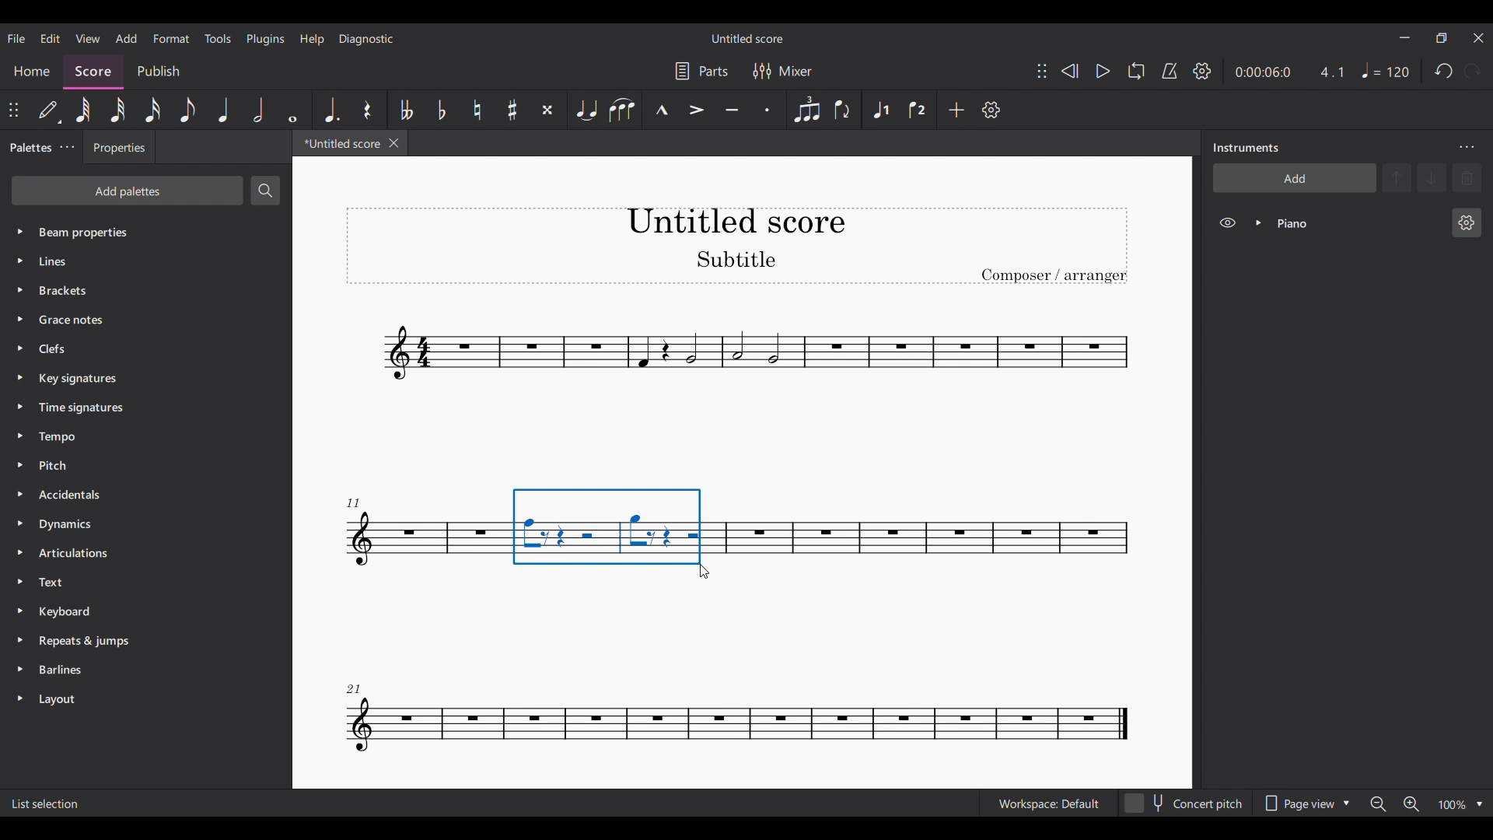 The height and width of the screenshot is (840, 1493). What do you see at coordinates (312, 40) in the screenshot?
I see `Help menu` at bounding box center [312, 40].